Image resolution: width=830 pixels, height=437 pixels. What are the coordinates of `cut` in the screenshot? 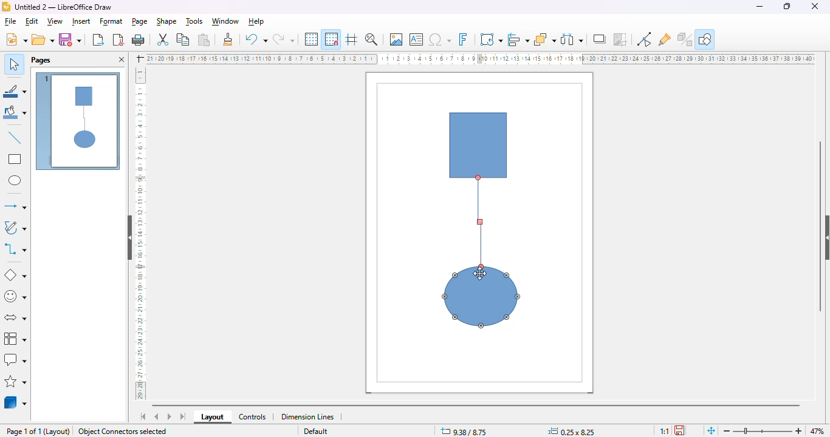 It's located at (163, 39).